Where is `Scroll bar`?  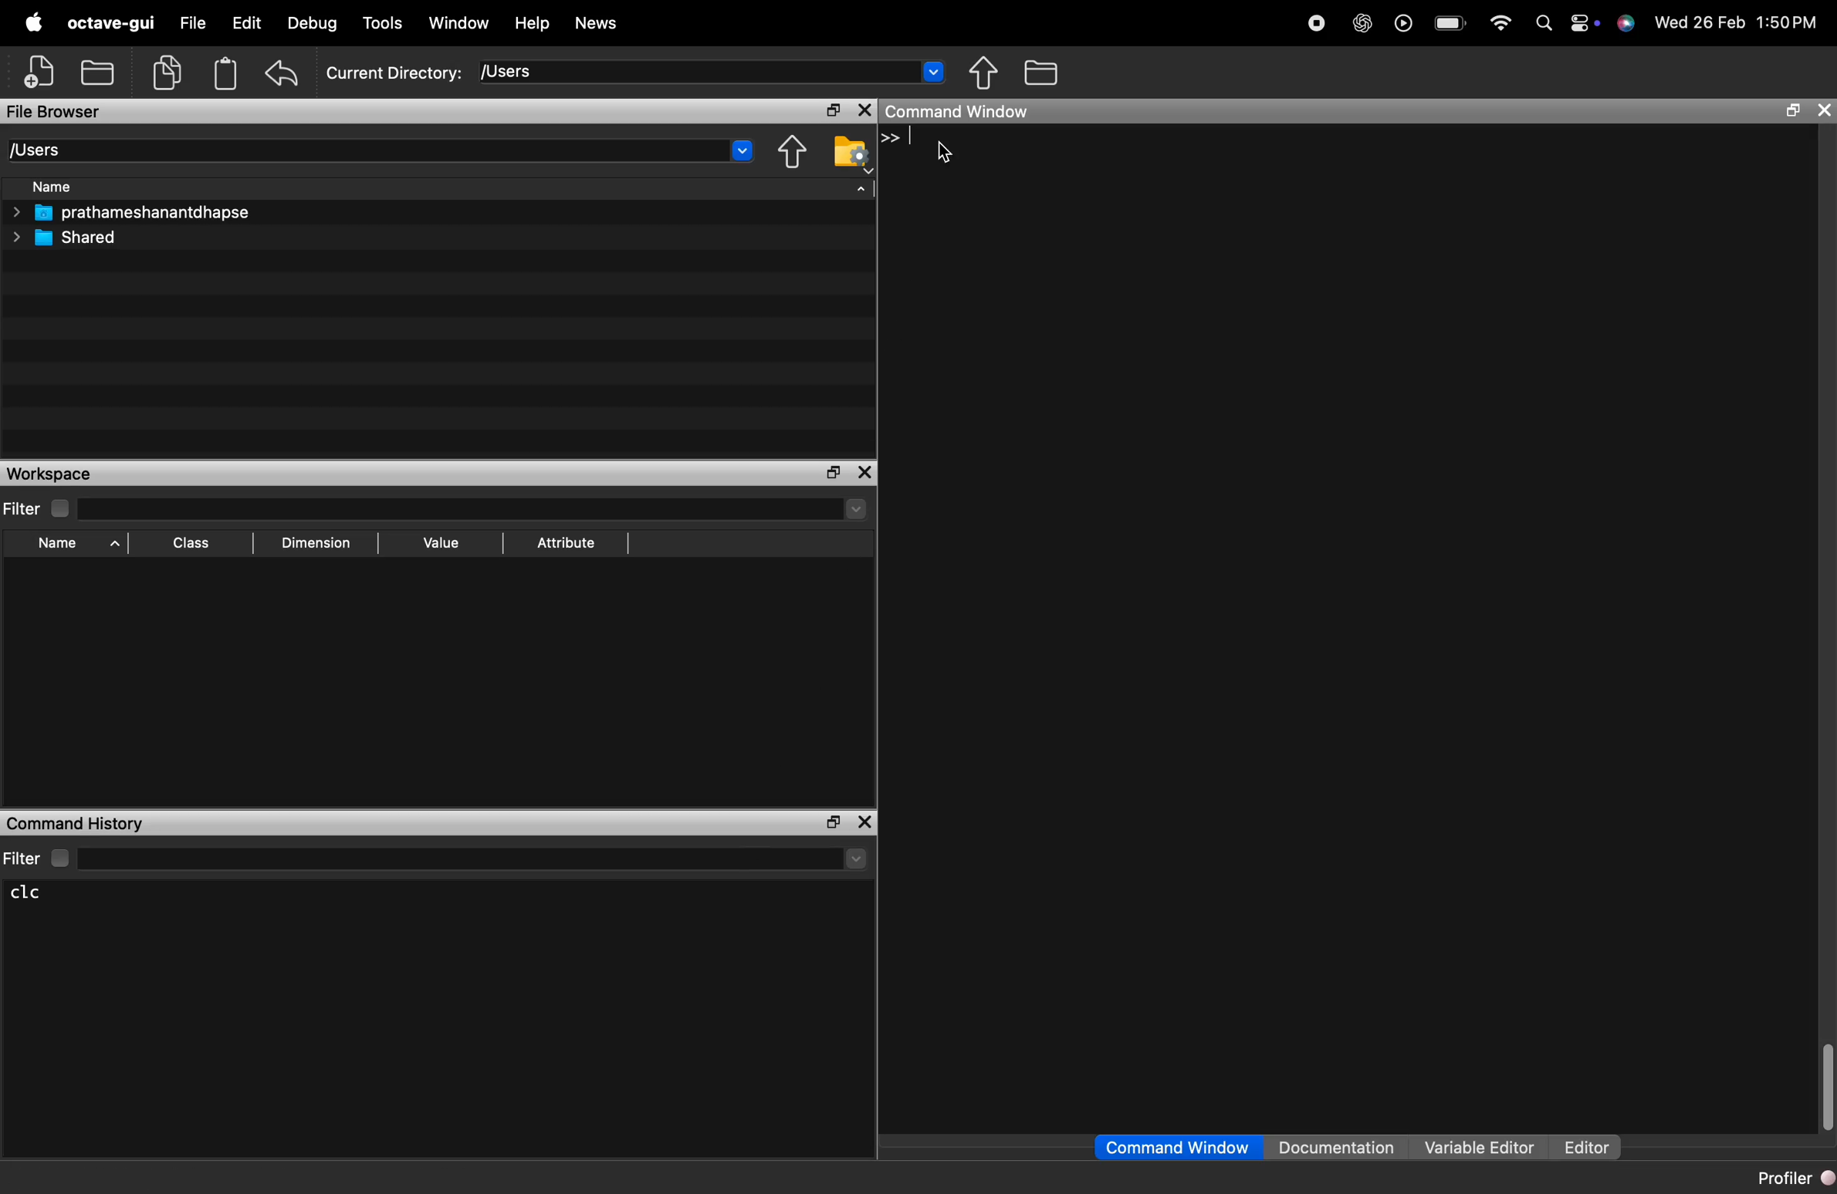 Scroll bar is located at coordinates (1825, 1088).